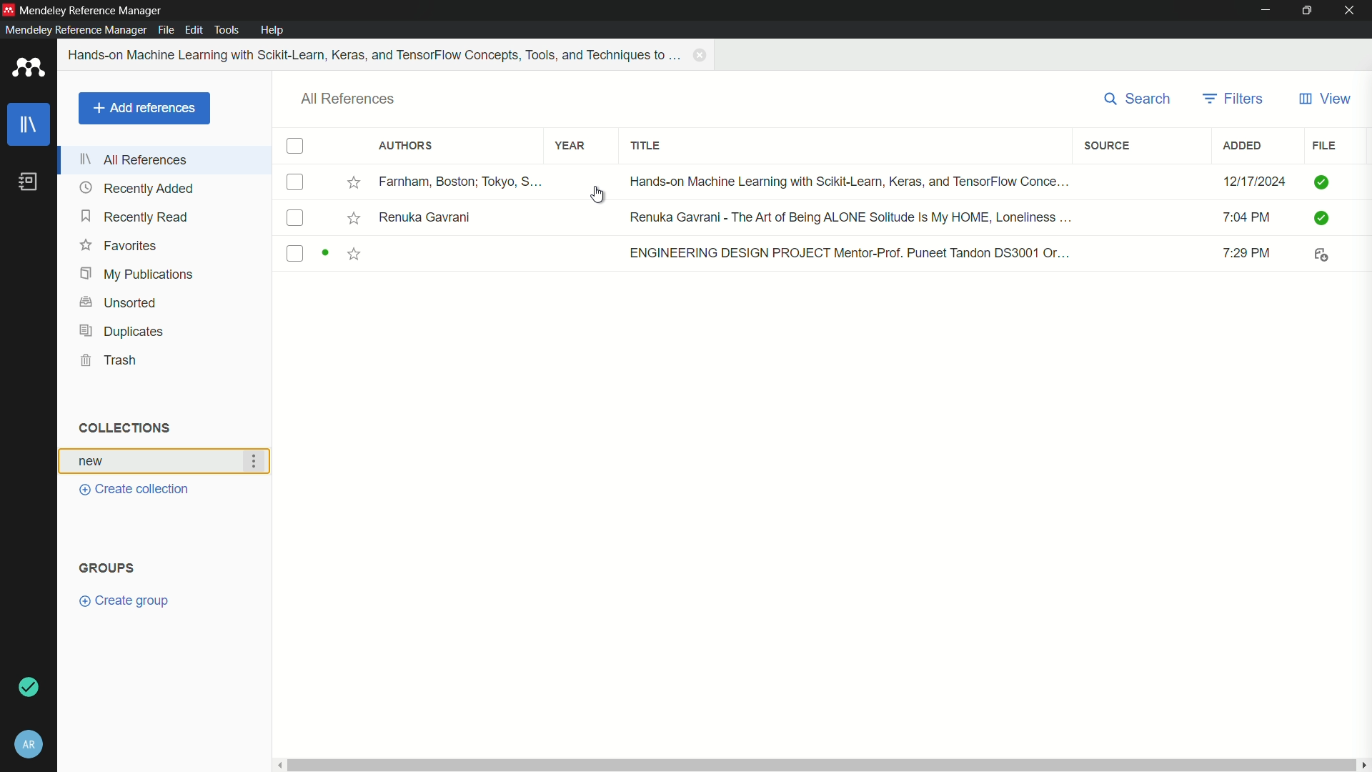 This screenshot has height=772, width=1372. Describe the element at coordinates (27, 688) in the screenshot. I see `sync` at that location.